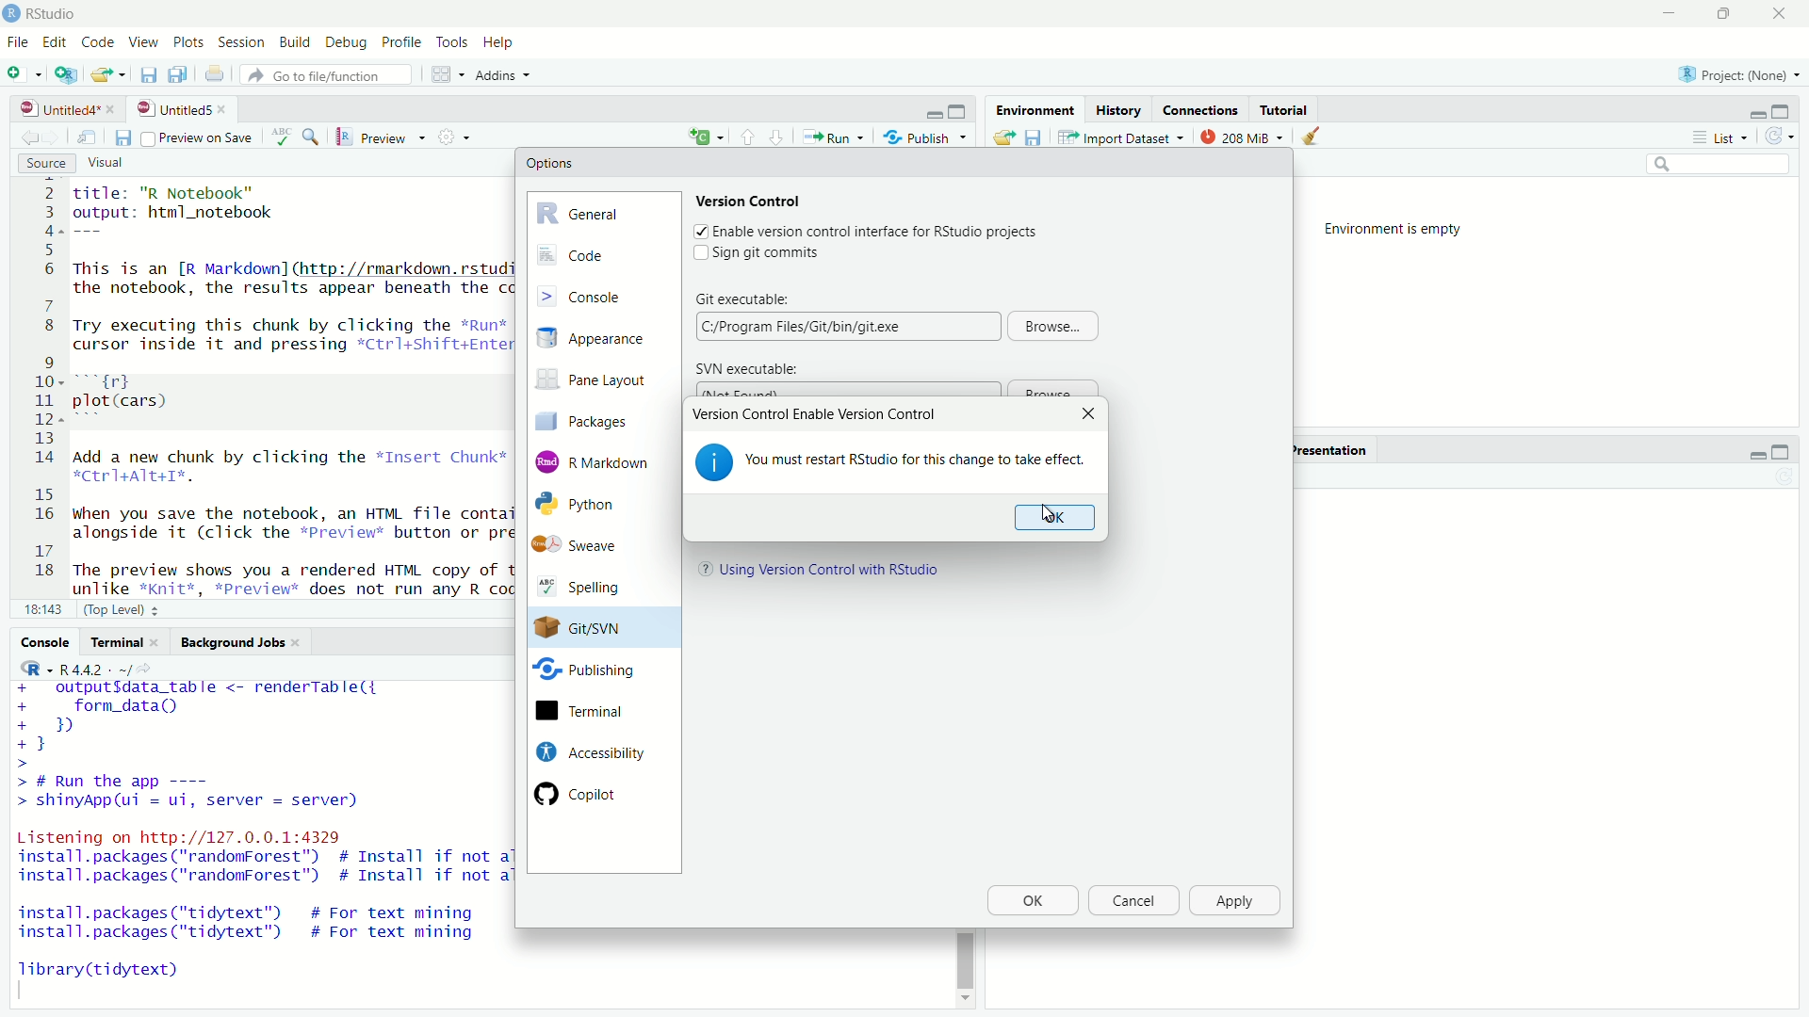 The width and height of the screenshot is (1809, 1017). Describe the element at coordinates (814, 414) in the screenshot. I see `Version Control Enable Version Control` at that location.